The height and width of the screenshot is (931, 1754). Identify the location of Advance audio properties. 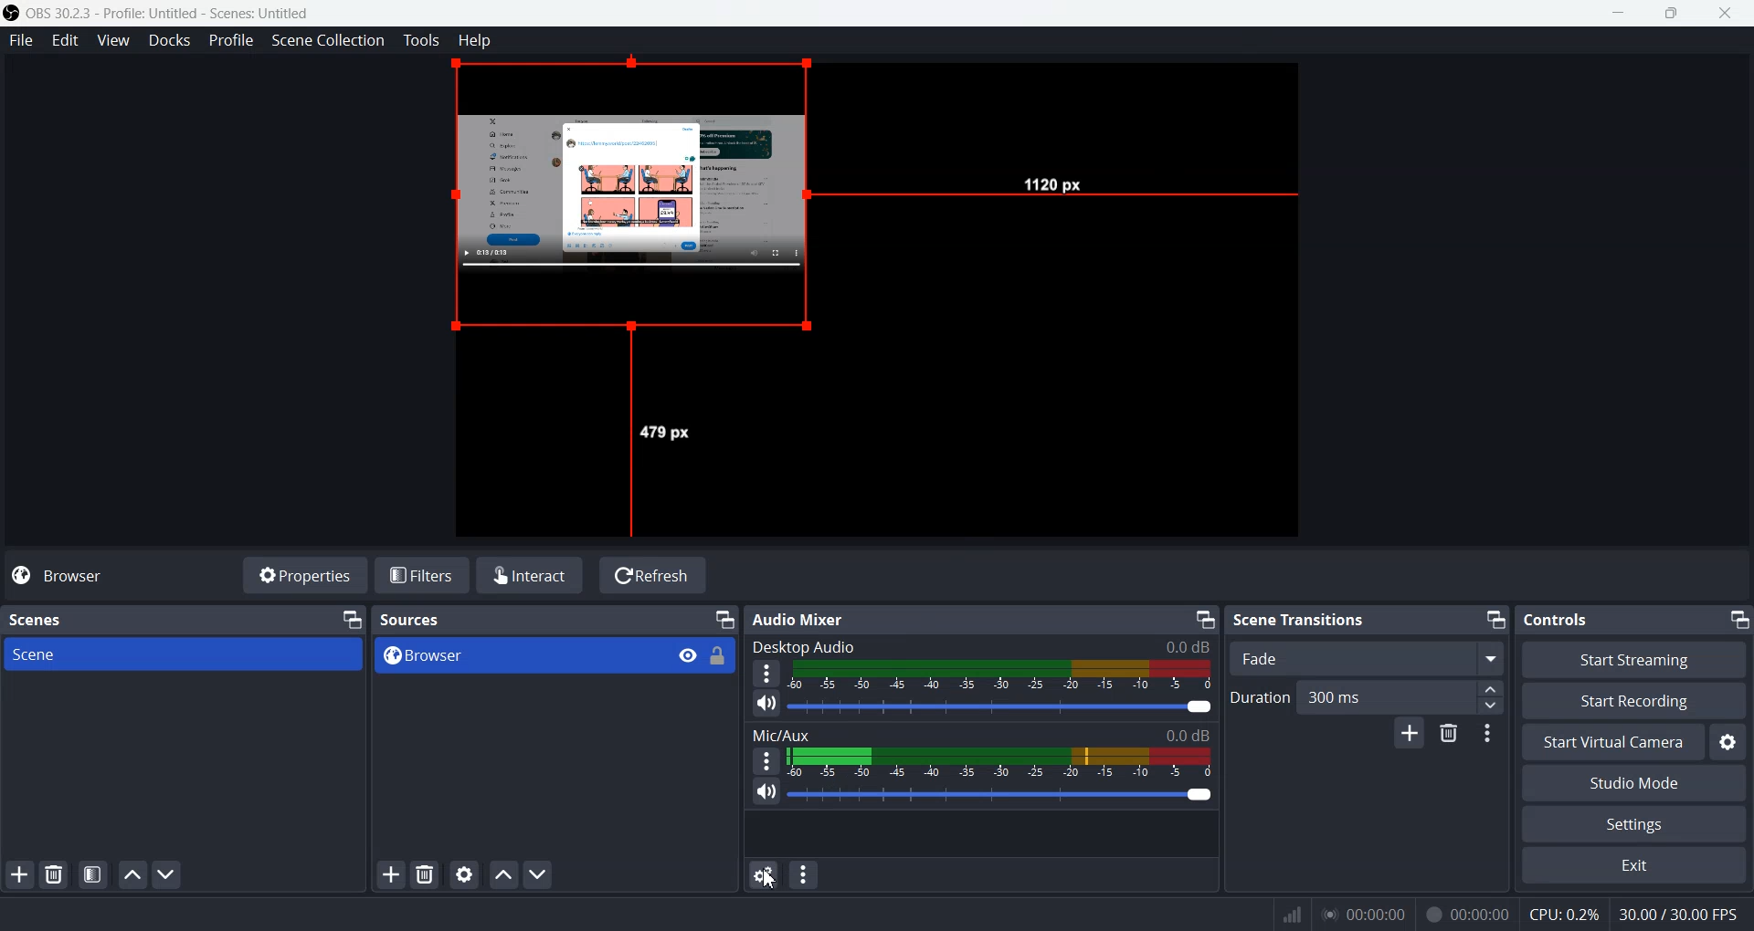
(761, 874).